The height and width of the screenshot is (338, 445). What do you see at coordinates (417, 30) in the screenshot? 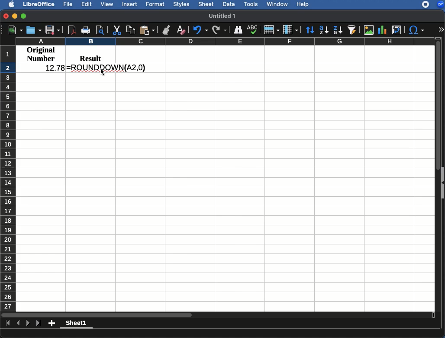
I see `Special characters` at bounding box center [417, 30].